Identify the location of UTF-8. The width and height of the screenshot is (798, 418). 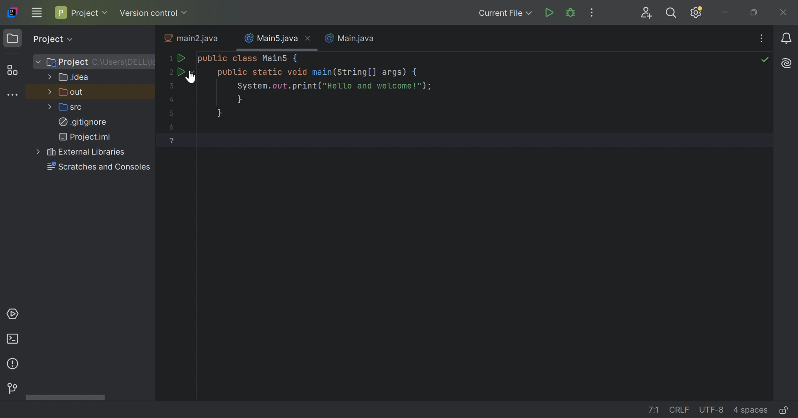
(712, 411).